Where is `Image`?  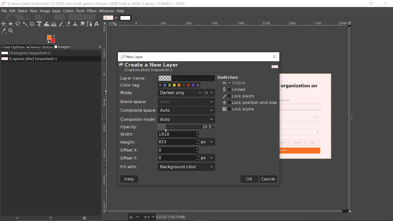
Image is located at coordinates (45, 11).